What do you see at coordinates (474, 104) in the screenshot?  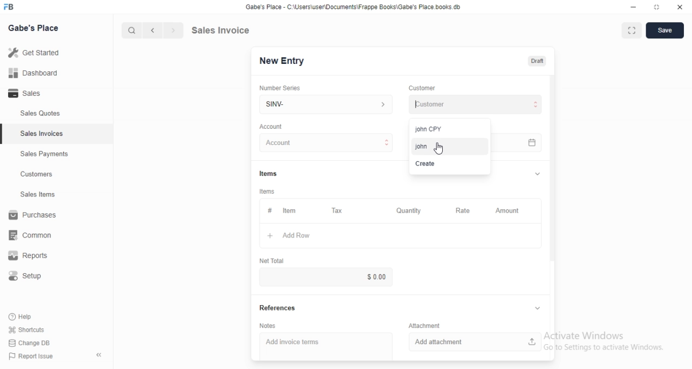 I see `Customer` at bounding box center [474, 104].